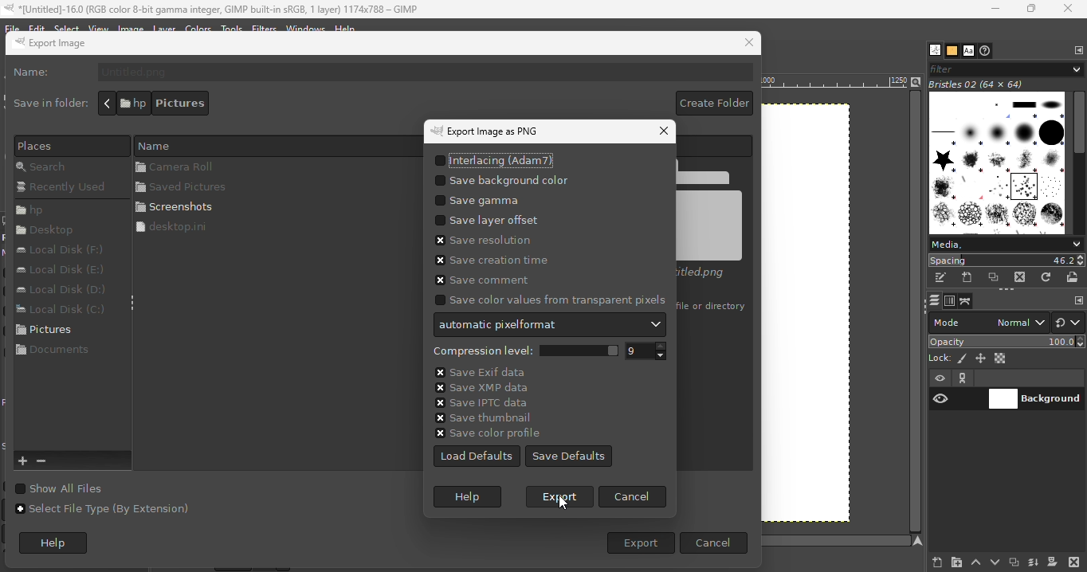  I want to click on Switch another group of modes, so click(1069, 322).